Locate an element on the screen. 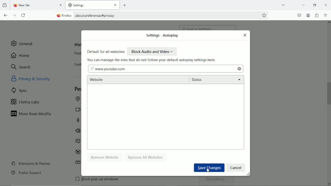 Image resolution: width=331 pixels, height=186 pixels. vertical scroll bar is located at coordinates (329, 92).